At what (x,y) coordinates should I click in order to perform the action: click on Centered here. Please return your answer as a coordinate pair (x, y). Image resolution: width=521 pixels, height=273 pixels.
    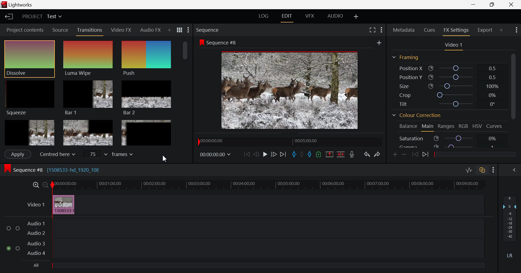
    Looking at the image, I should click on (57, 154).